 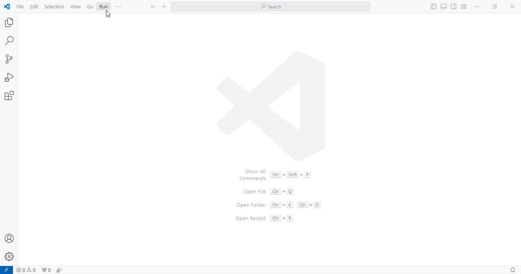 I want to click on open file, so click(x=255, y=192).